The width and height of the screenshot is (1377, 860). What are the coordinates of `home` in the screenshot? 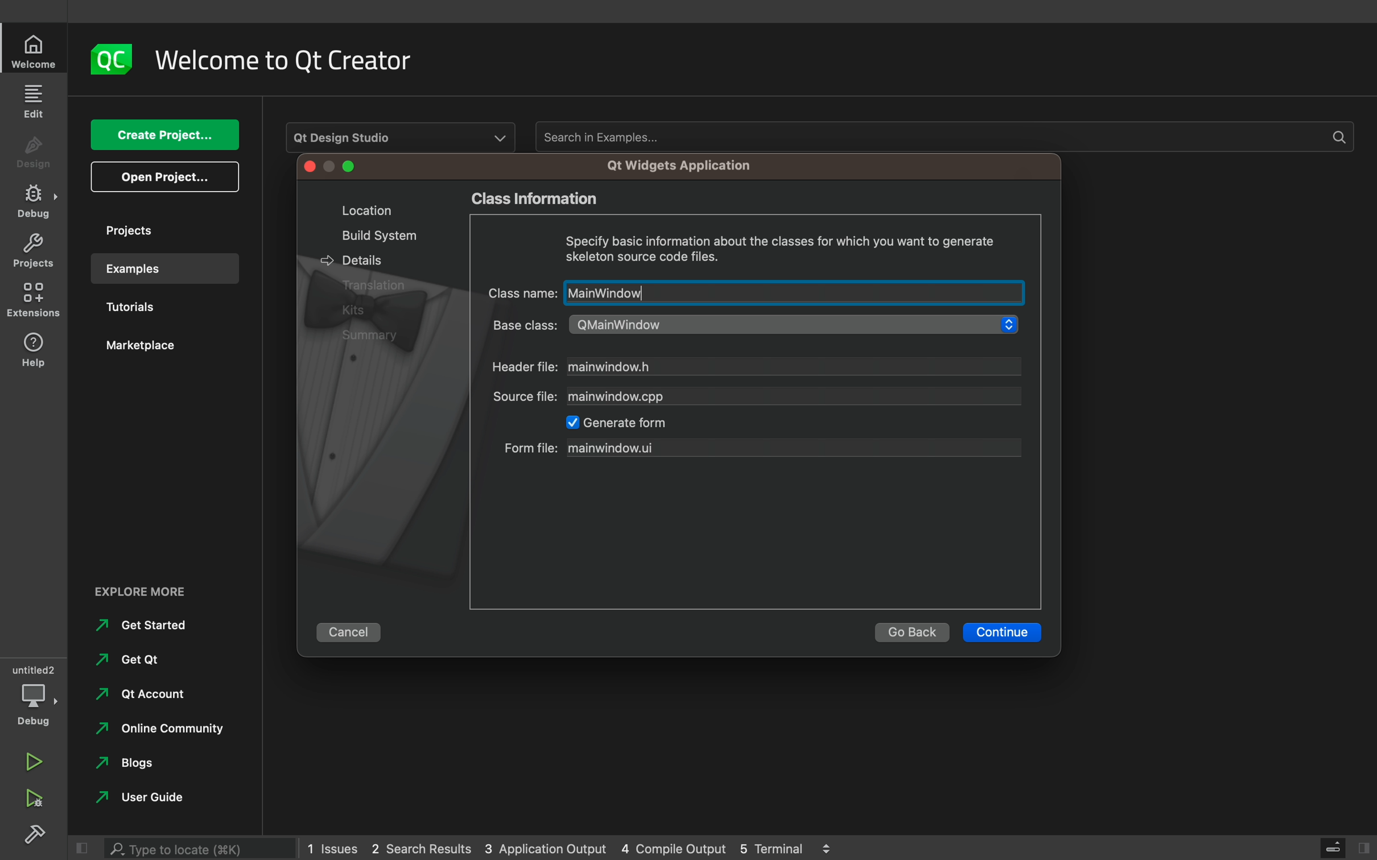 It's located at (36, 51).